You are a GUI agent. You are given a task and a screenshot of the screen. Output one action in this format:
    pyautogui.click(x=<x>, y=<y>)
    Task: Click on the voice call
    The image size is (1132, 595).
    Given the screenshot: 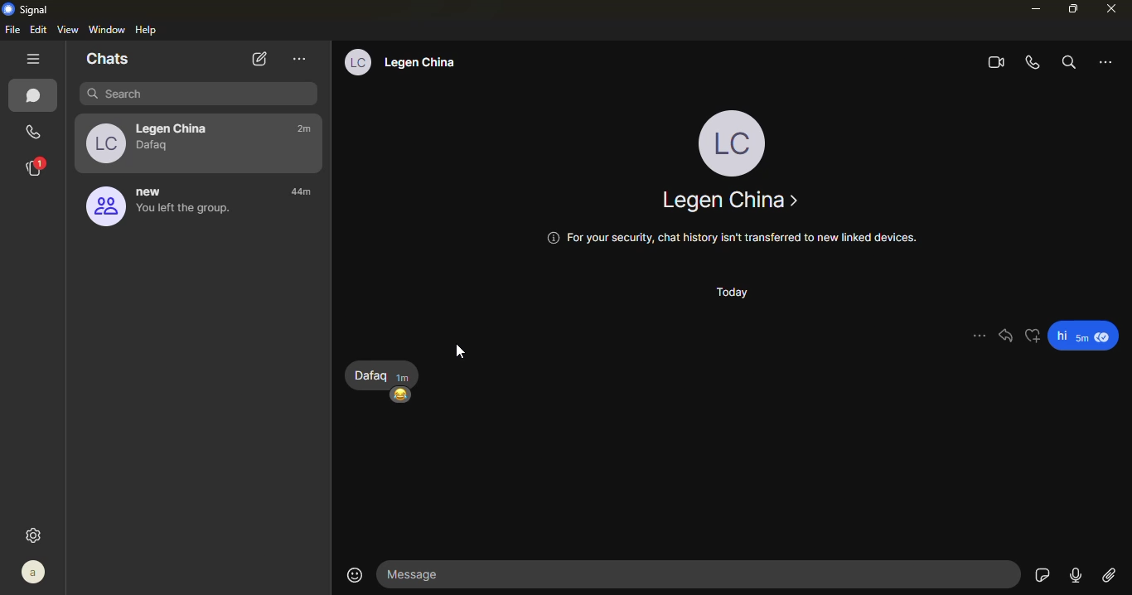 What is the action you would take?
    pyautogui.click(x=1033, y=63)
    